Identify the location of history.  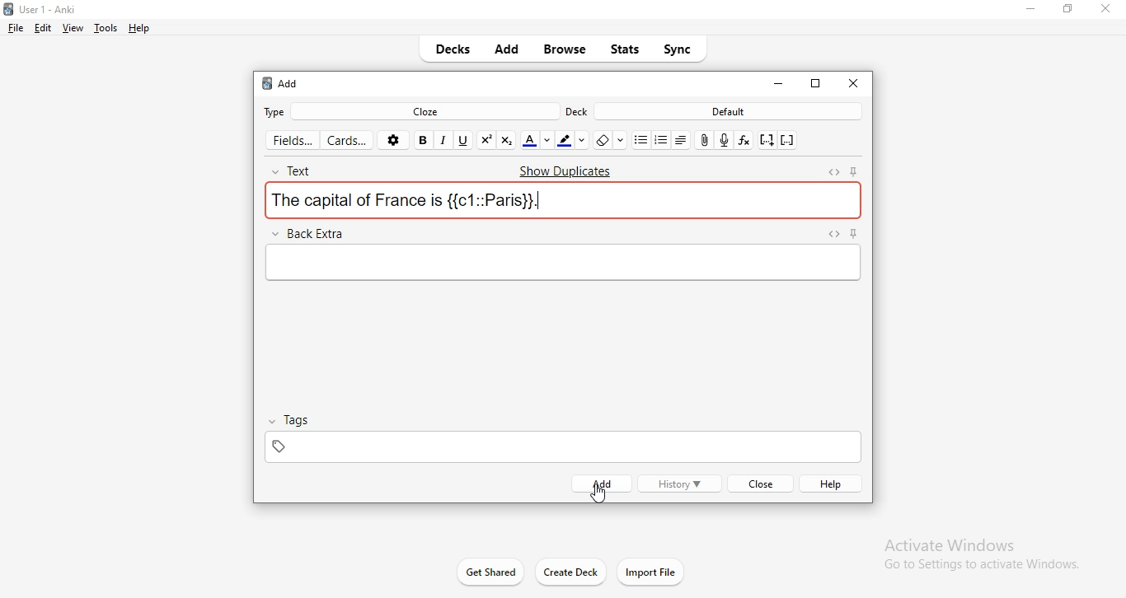
(679, 484).